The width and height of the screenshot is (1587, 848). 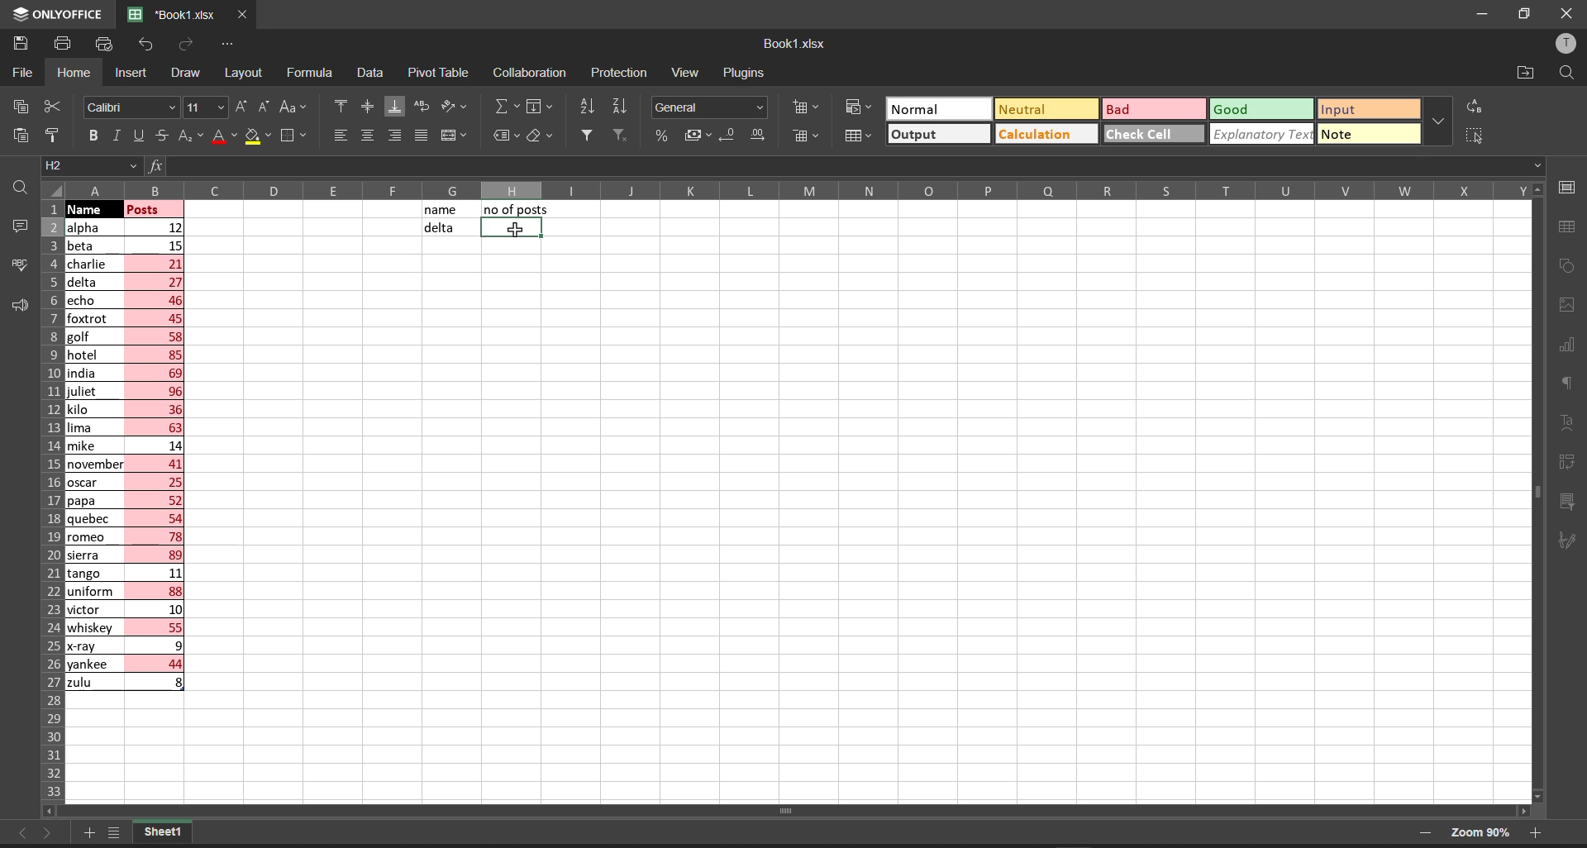 I want to click on Normal, so click(x=925, y=108).